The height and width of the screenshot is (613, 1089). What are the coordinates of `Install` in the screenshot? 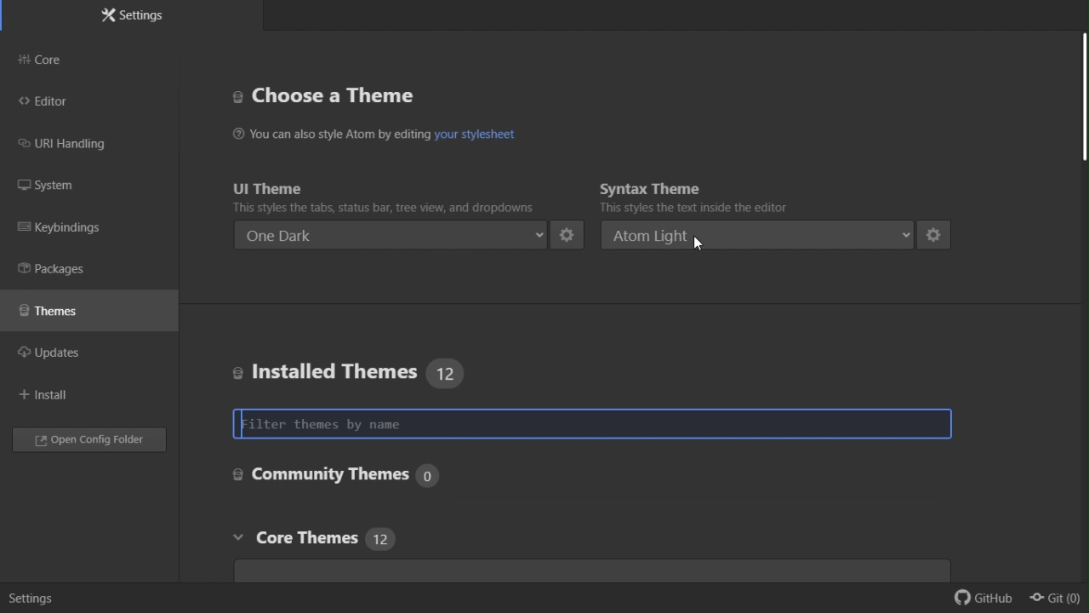 It's located at (56, 392).